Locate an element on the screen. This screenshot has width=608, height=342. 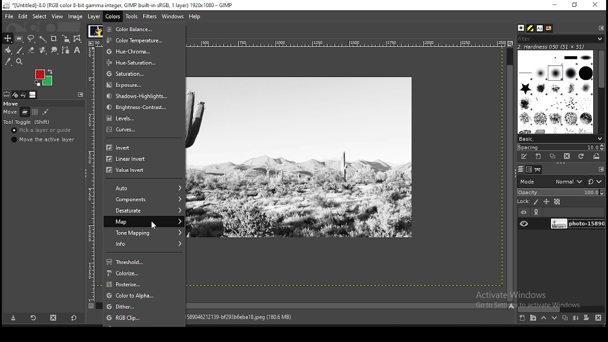
saturation is located at coordinates (137, 74).